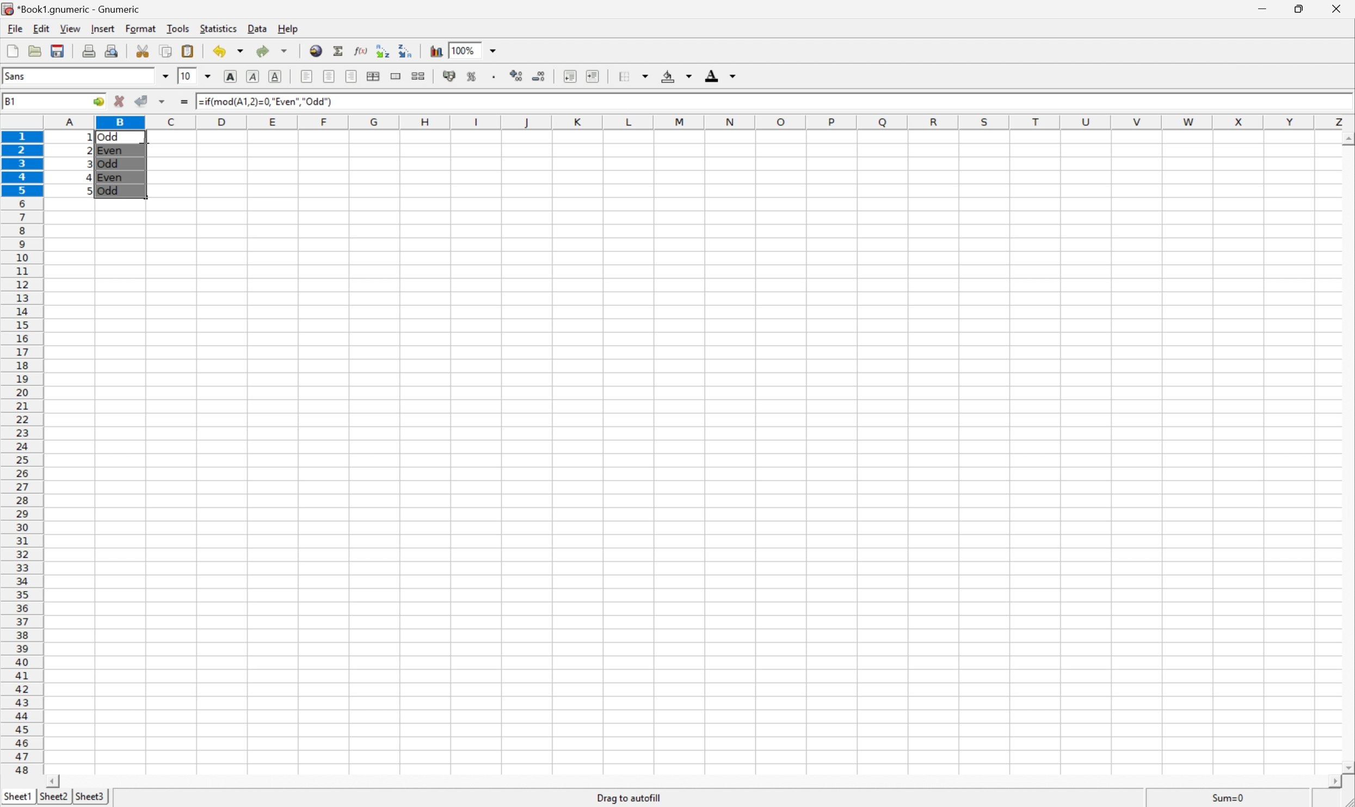  I want to click on Cut selection, so click(141, 49).